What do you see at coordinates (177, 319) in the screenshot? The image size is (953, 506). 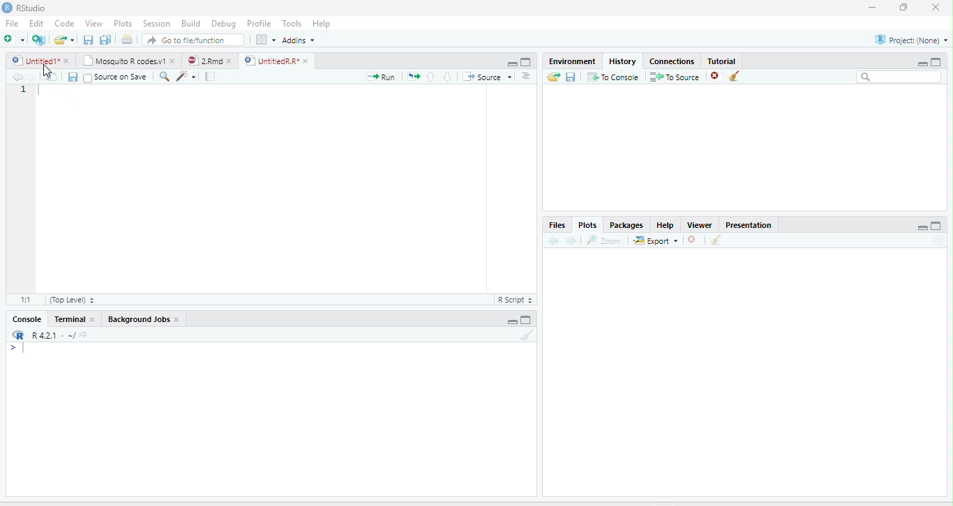 I see `close` at bounding box center [177, 319].